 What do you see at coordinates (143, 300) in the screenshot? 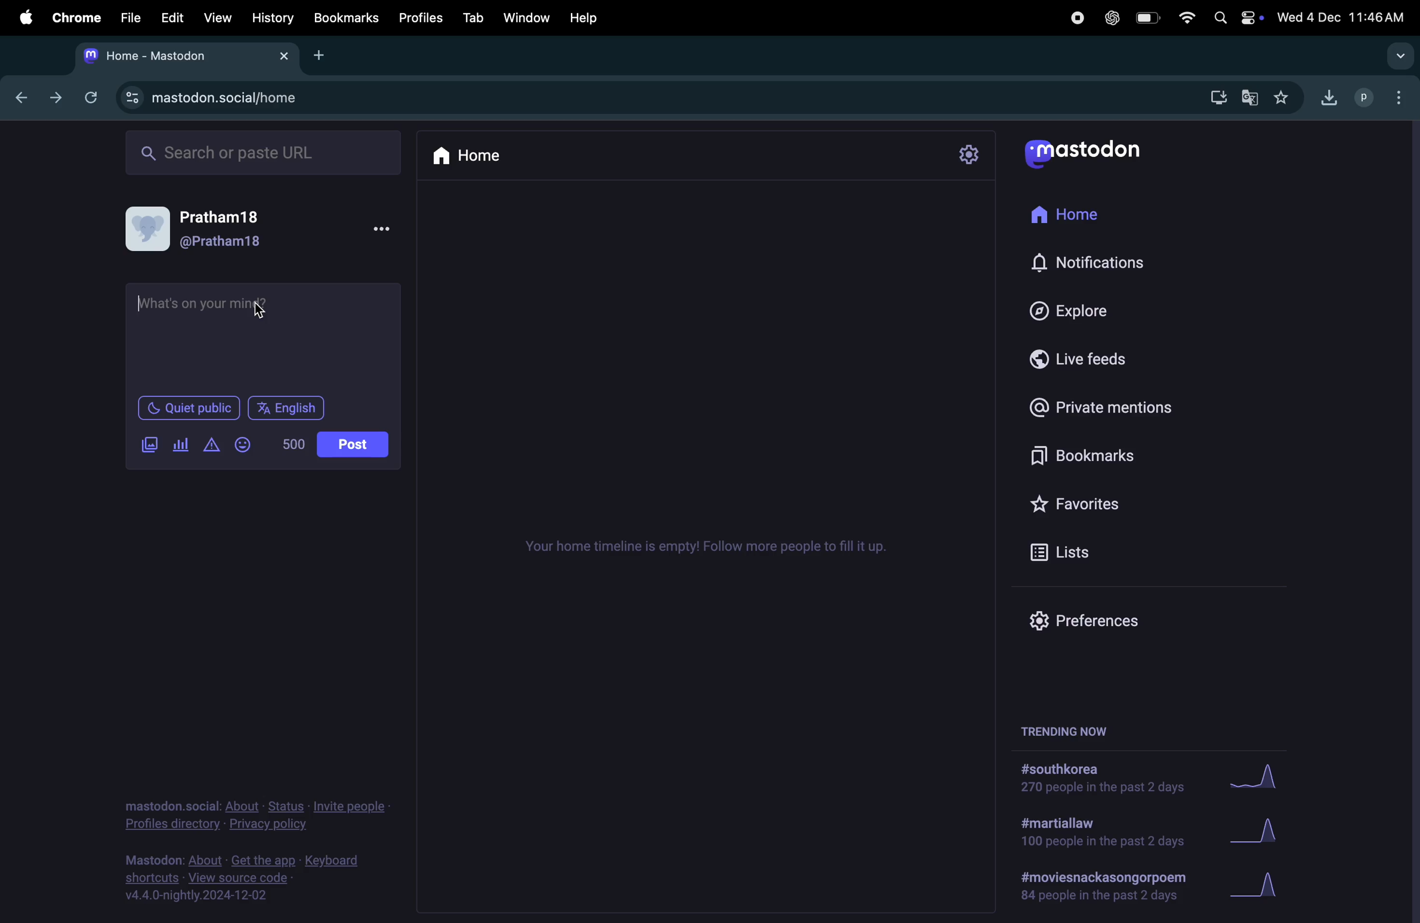
I see `cursor` at bounding box center [143, 300].